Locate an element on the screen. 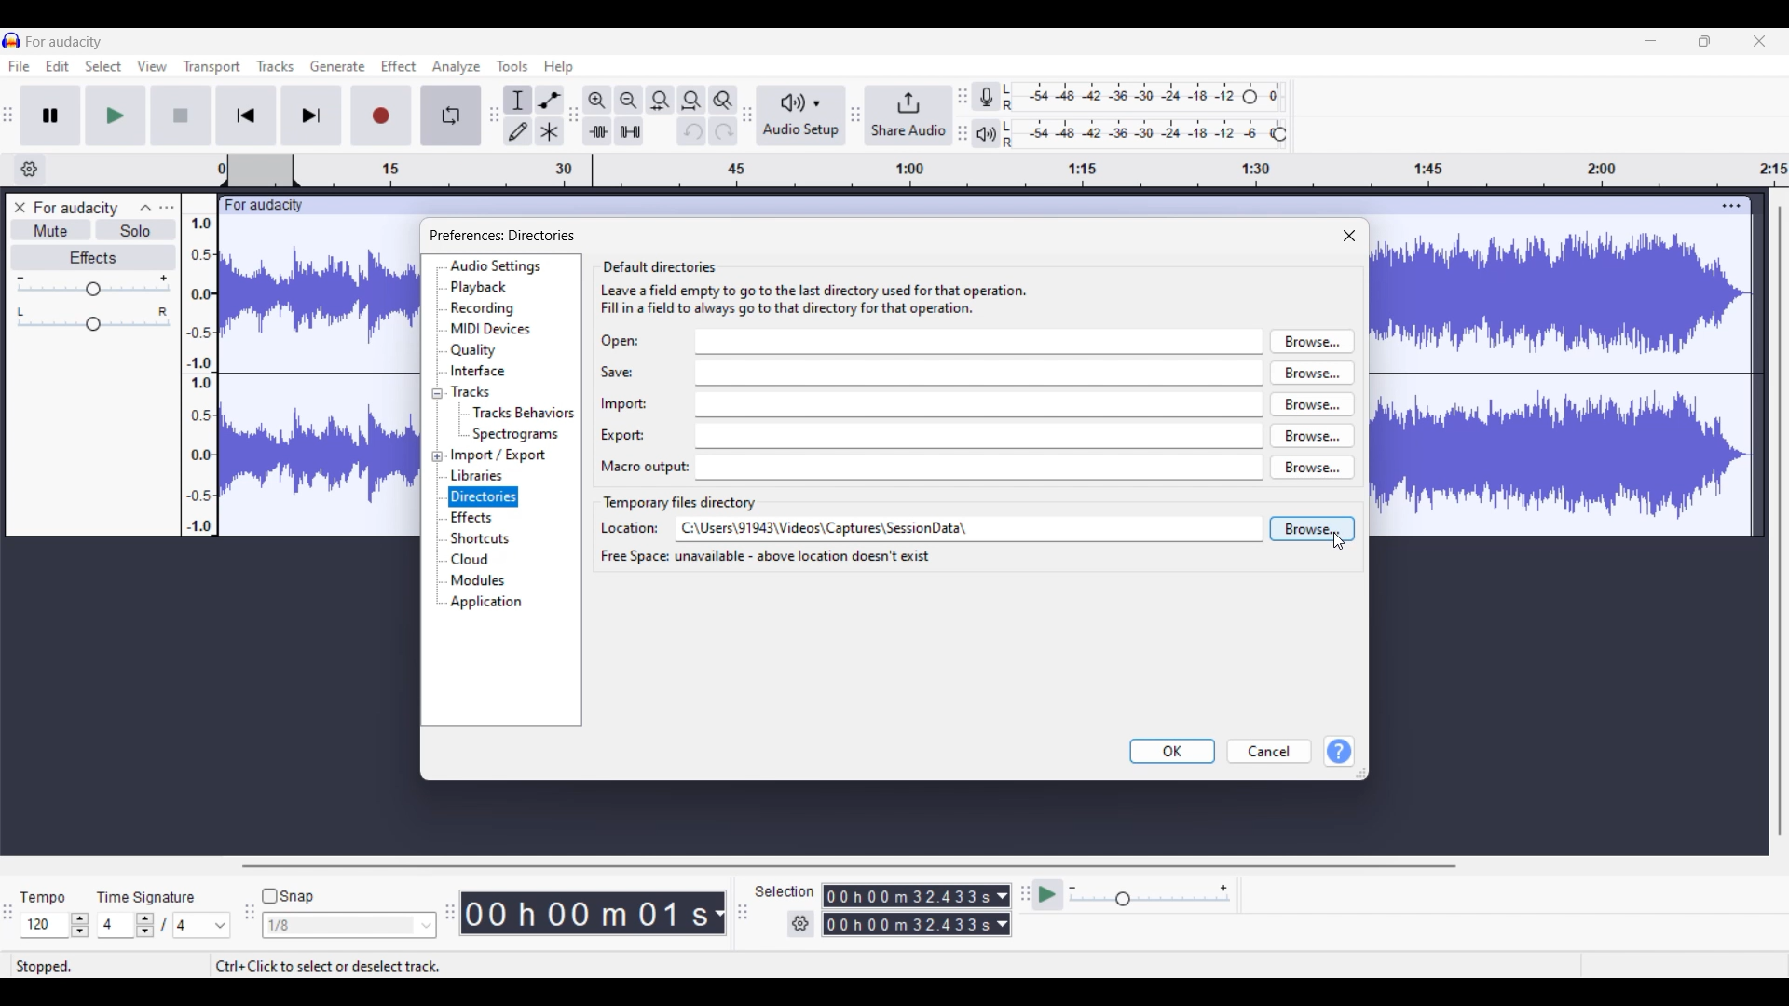 This screenshot has height=1006, width=1789. Playback meter is located at coordinates (987, 133).